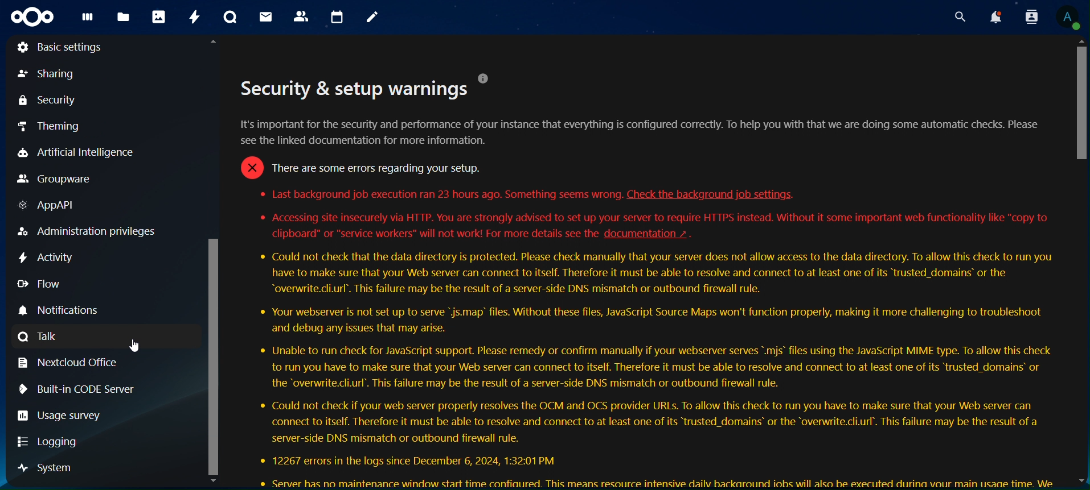 Image resolution: width=1090 pixels, height=490 pixels. What do you see at coordinates (48, 102) in the screenshot?
I see `security` at bounding box center [48, 102].